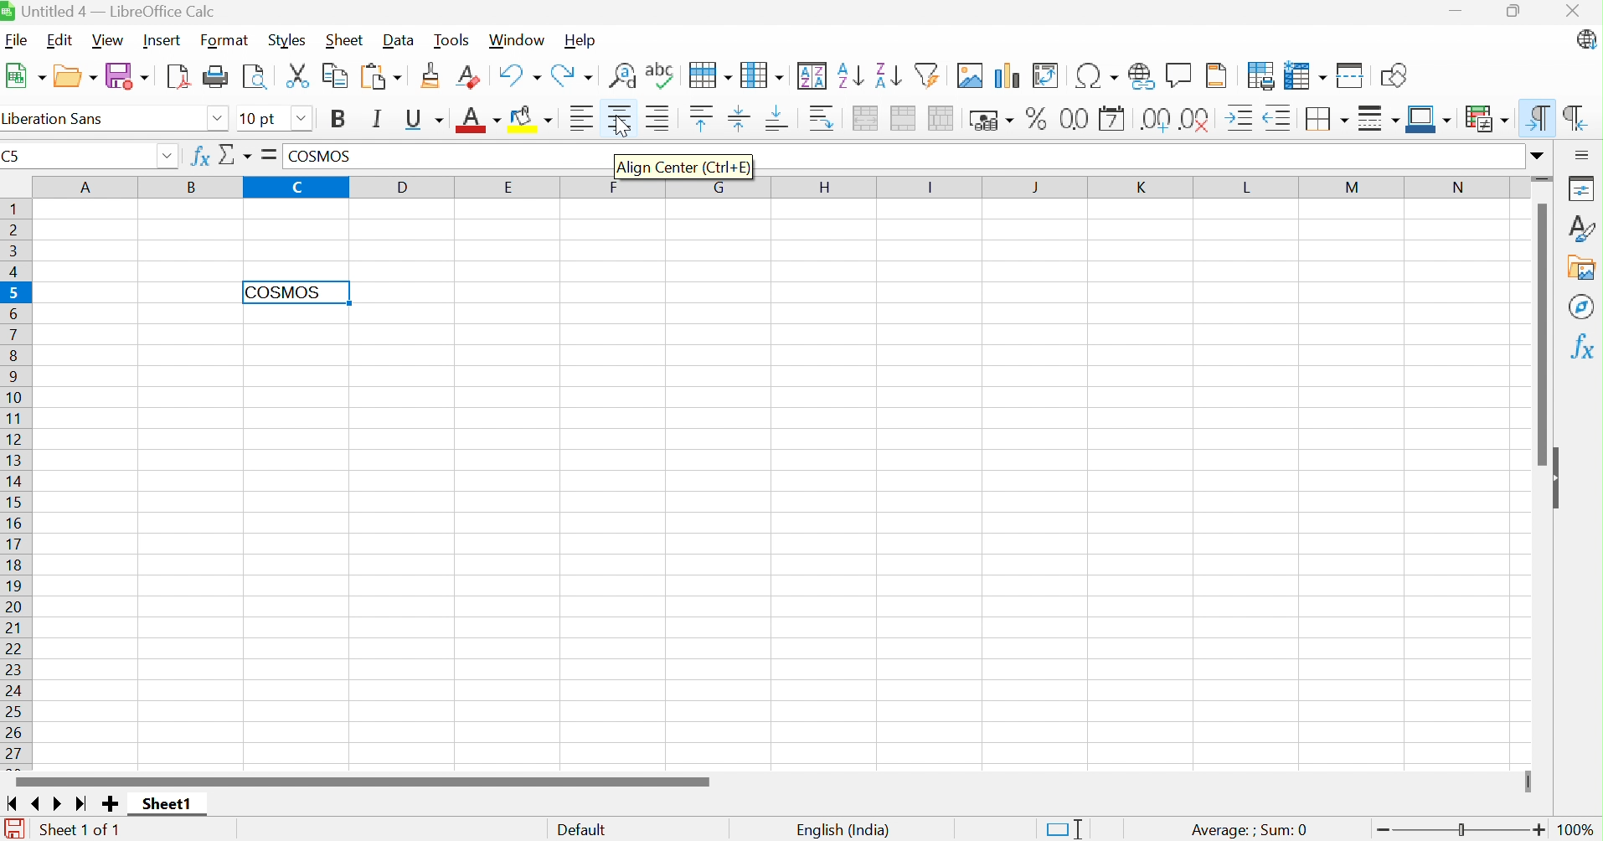 This screenshot has height=841, width=1603. What do you see at coordinates (75, 78) in the screenshot?
I see `Open` at bounding box center [75, 78].